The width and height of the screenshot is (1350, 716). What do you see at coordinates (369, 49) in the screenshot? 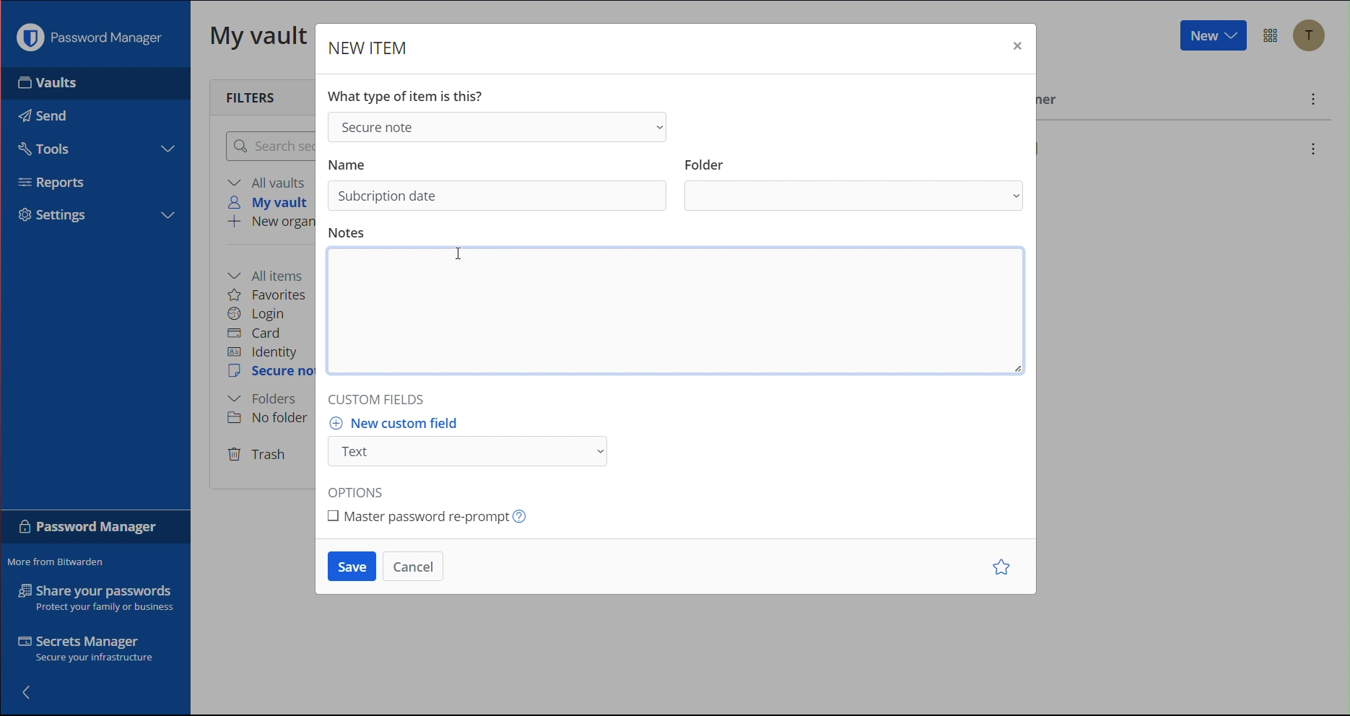
I see `New Item` at bounding box center [369, 49].